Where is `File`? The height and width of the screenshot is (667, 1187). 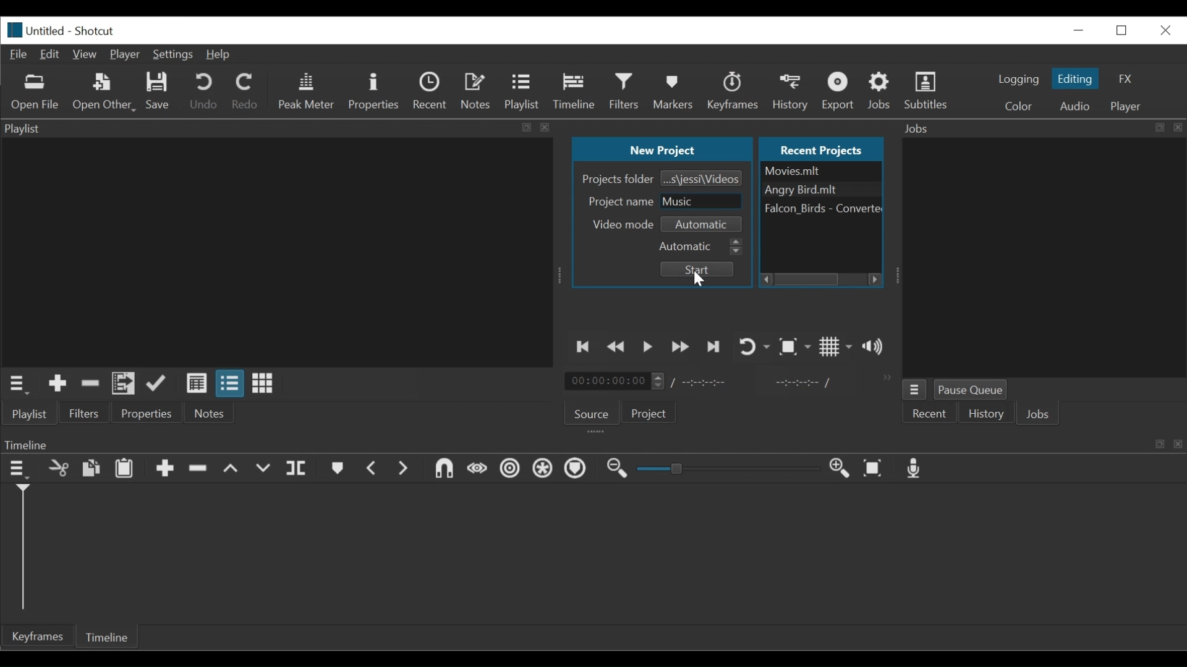
File is located at coordinates (19, 56).